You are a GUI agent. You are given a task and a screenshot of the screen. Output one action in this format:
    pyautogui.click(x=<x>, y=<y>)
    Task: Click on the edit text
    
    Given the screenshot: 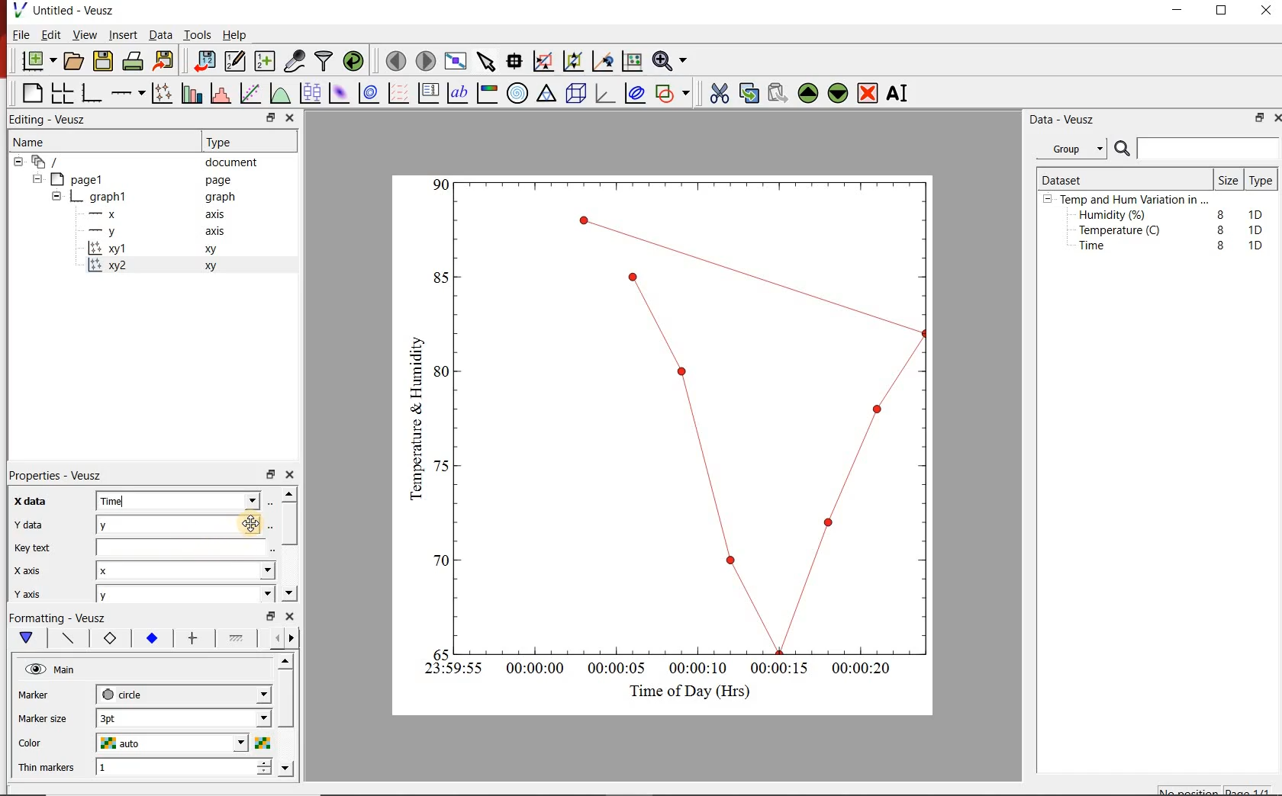 What is the action you would take?
    pyautogui.click(x=268, y=549)
    